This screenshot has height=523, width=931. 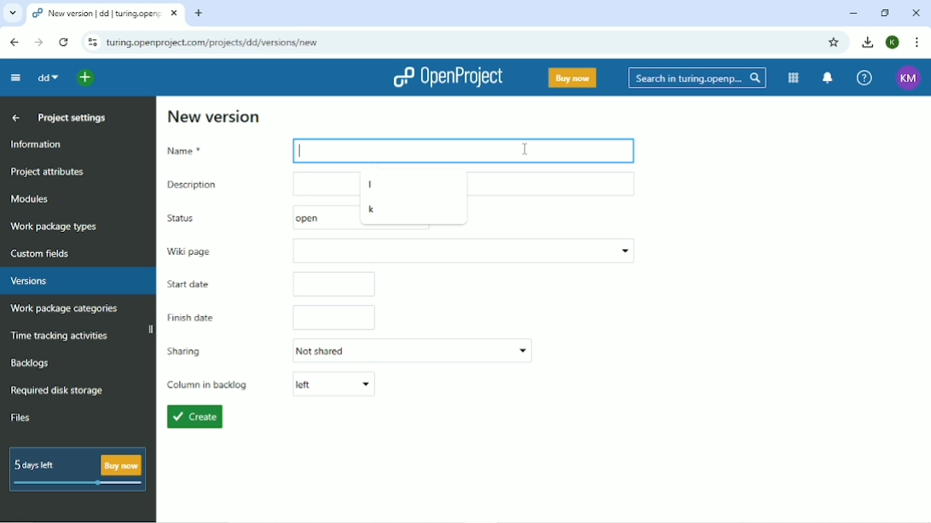 I want to click on Work package categories, so click(x=63, y=309).